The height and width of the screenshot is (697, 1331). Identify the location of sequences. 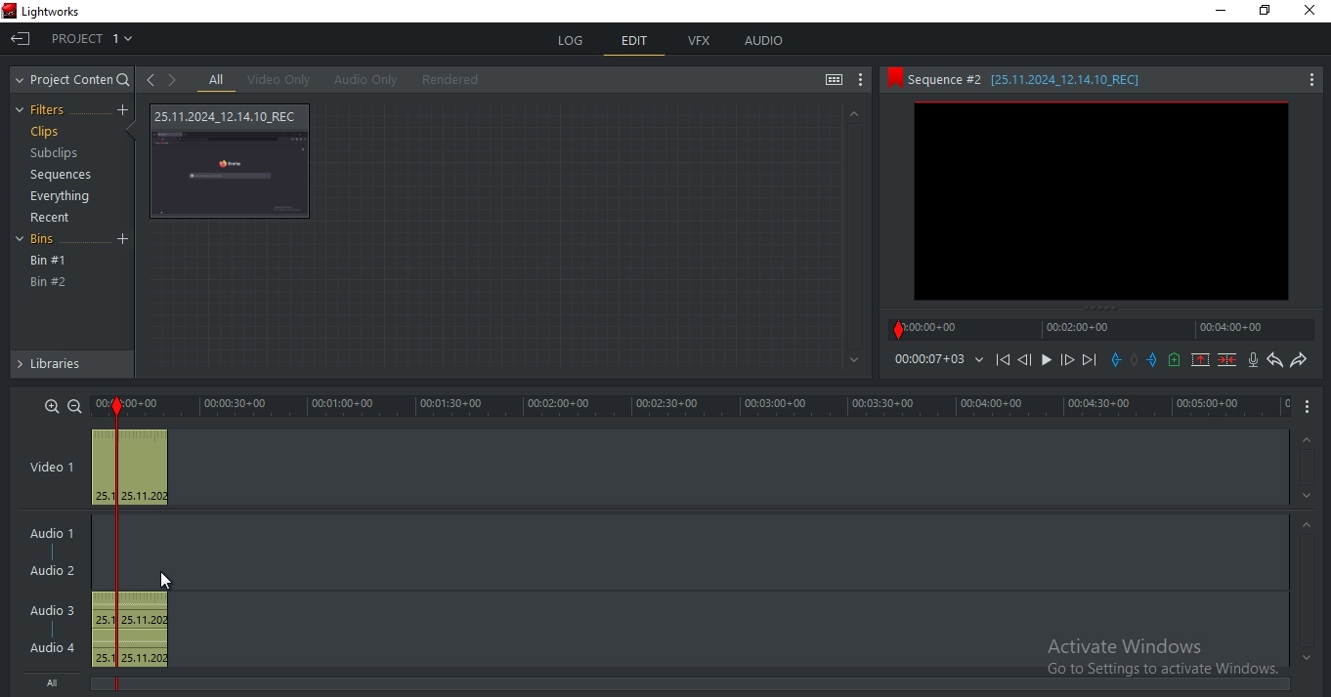
(56, 177).